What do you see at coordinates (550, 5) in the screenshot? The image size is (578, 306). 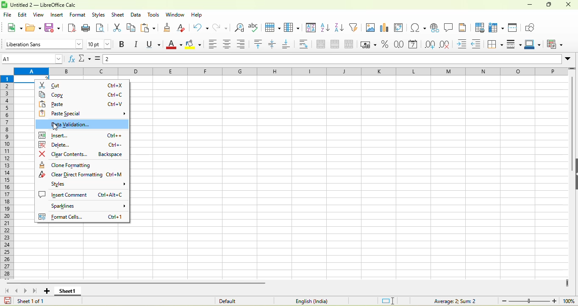 I see `maximize` at bounding box center [550, 5].